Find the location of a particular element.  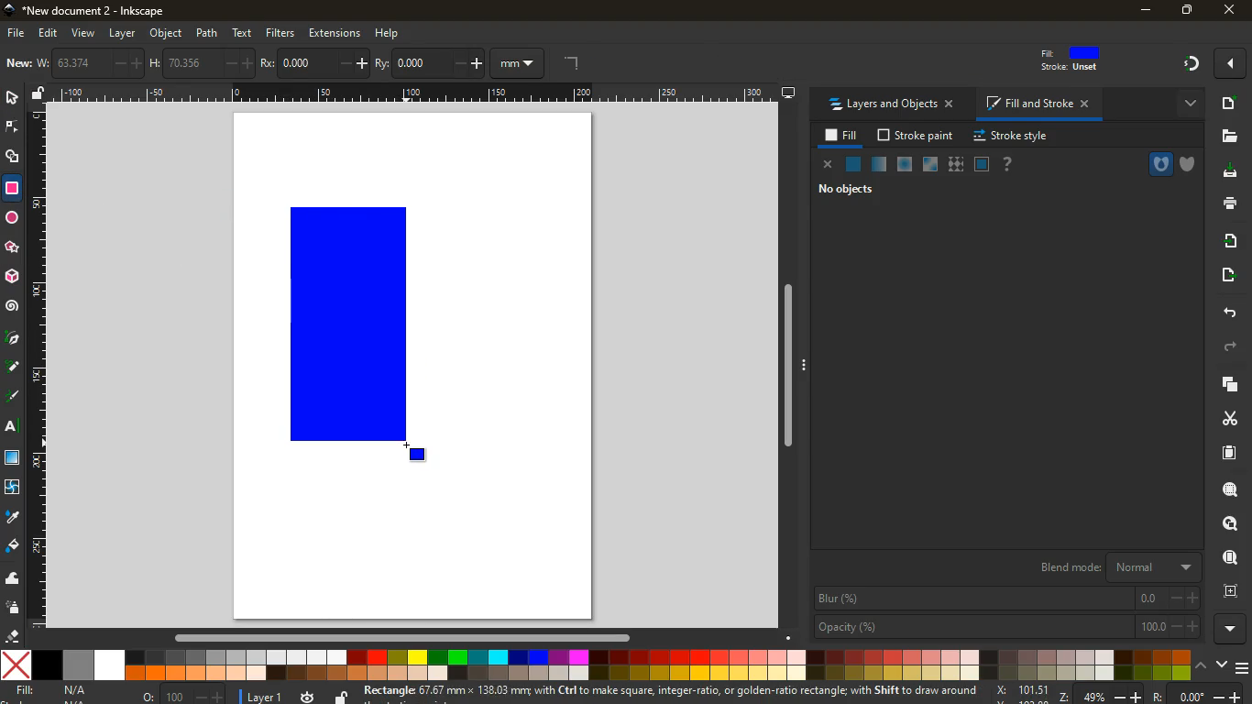

h is located at coordinates (203, 63).